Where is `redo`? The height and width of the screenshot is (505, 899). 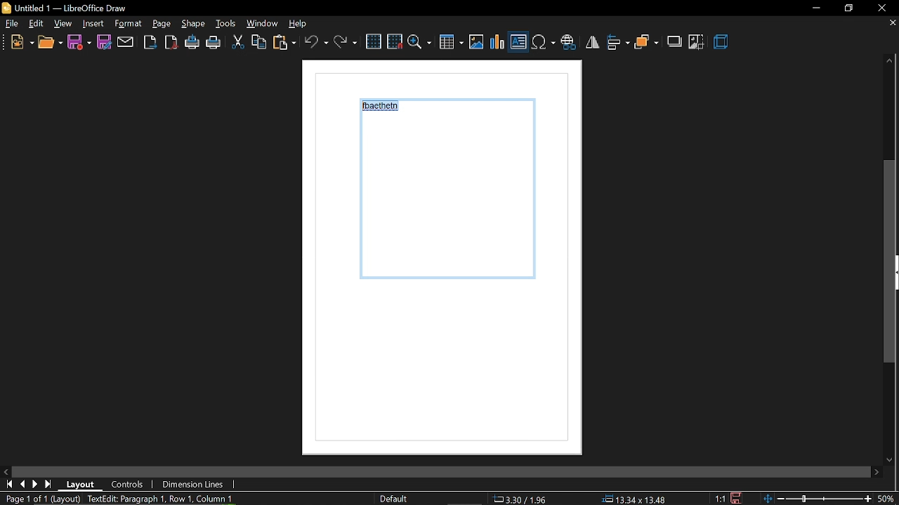
redo is located at coordinates (345, 42).